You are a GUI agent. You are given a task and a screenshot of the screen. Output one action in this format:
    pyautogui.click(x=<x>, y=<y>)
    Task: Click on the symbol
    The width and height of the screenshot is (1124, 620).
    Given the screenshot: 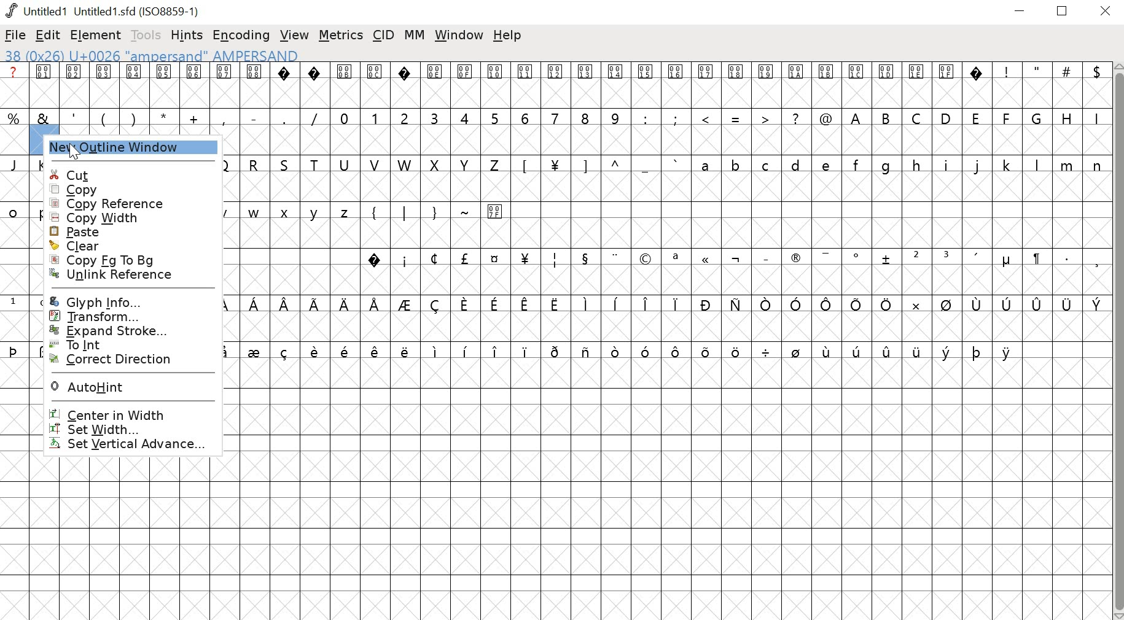 What is the action you would take?
    pyautogui.click(x=946, y=304)
    